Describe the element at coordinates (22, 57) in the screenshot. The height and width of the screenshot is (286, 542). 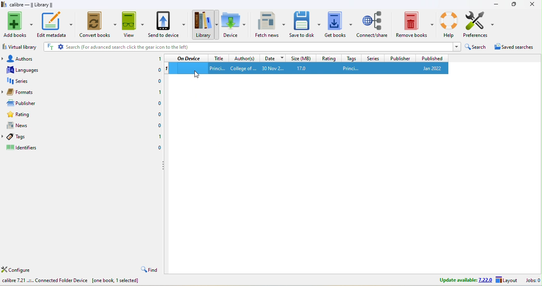
I see `authors` at that location.